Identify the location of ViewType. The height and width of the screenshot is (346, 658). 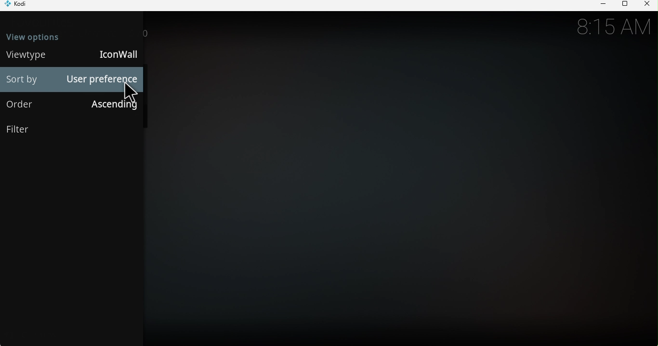
(24, 55).